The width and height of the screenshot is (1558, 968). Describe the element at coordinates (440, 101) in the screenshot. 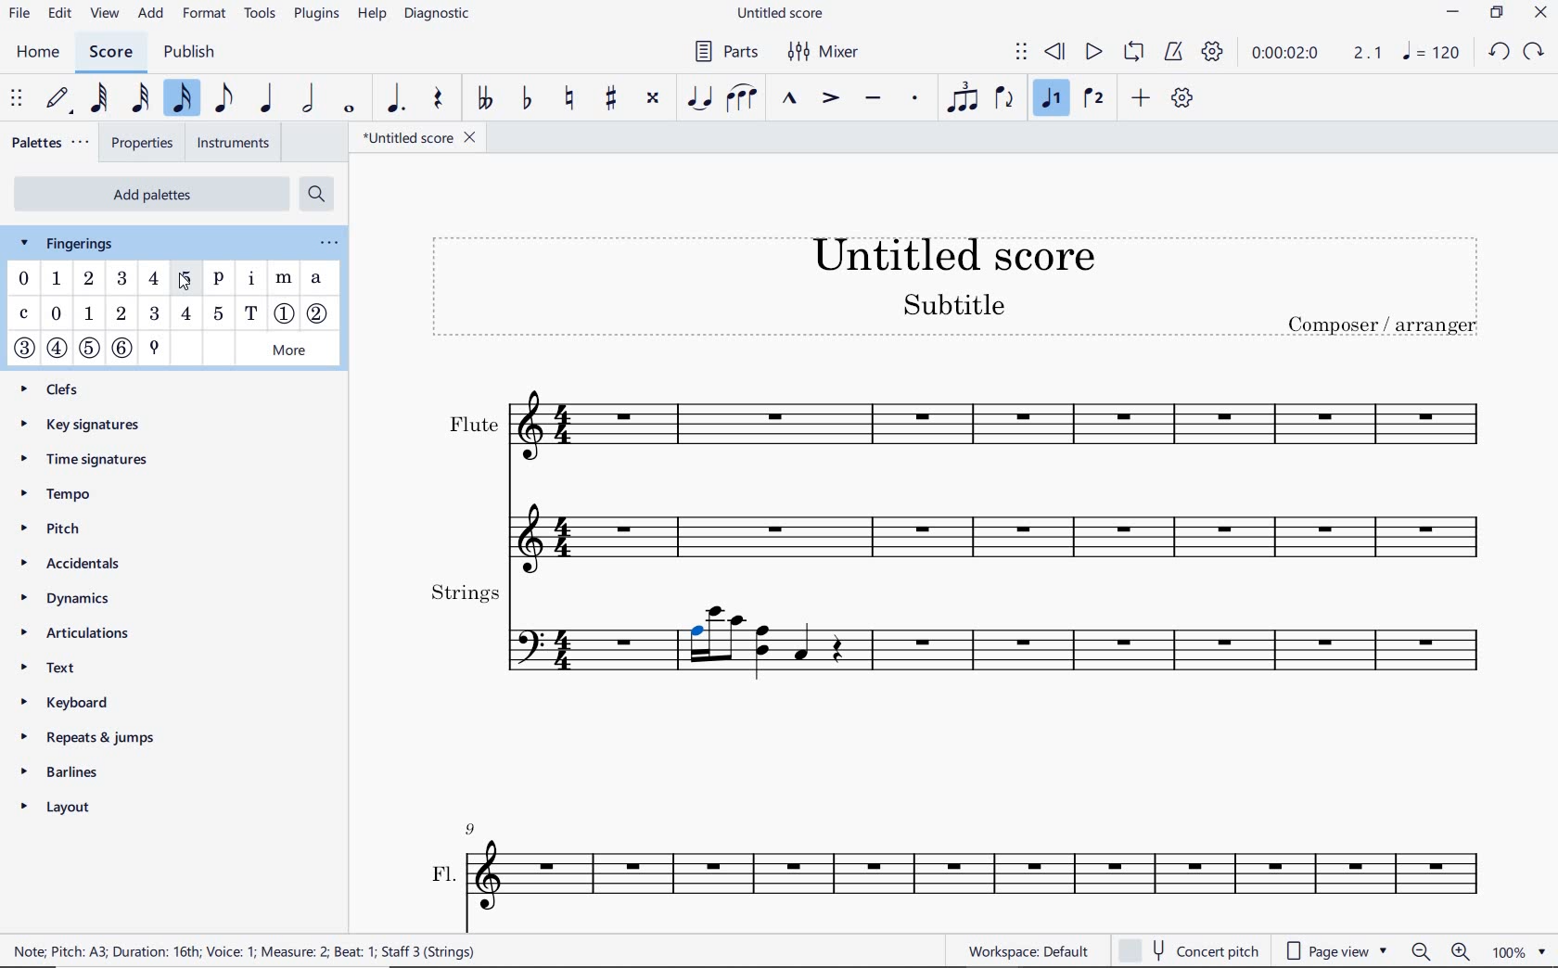

I see `rest` at that location.